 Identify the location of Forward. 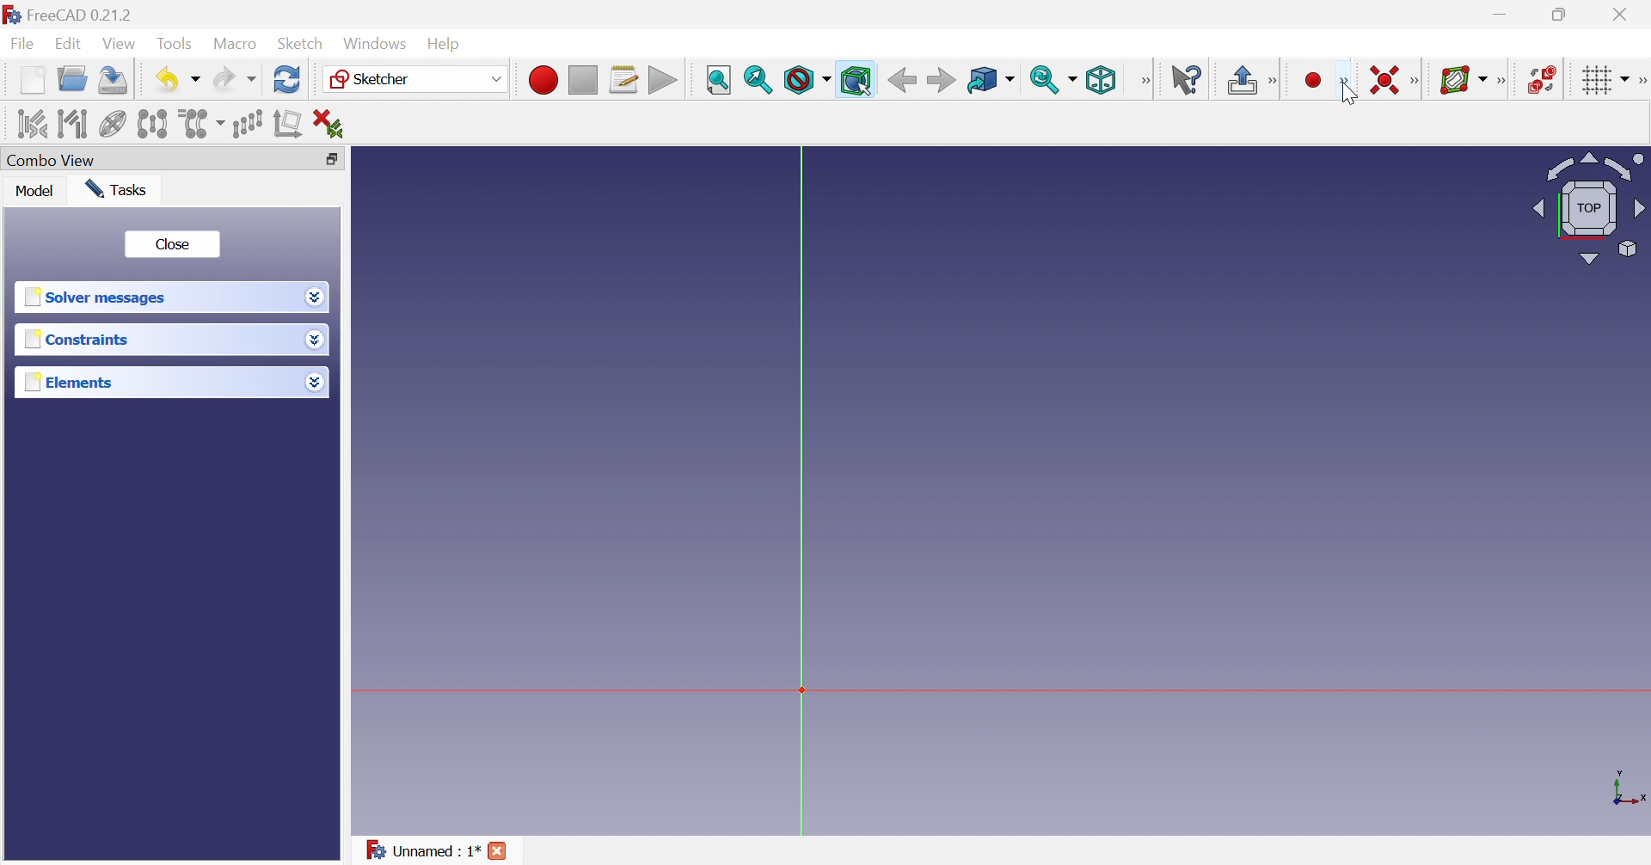
(941, 81).